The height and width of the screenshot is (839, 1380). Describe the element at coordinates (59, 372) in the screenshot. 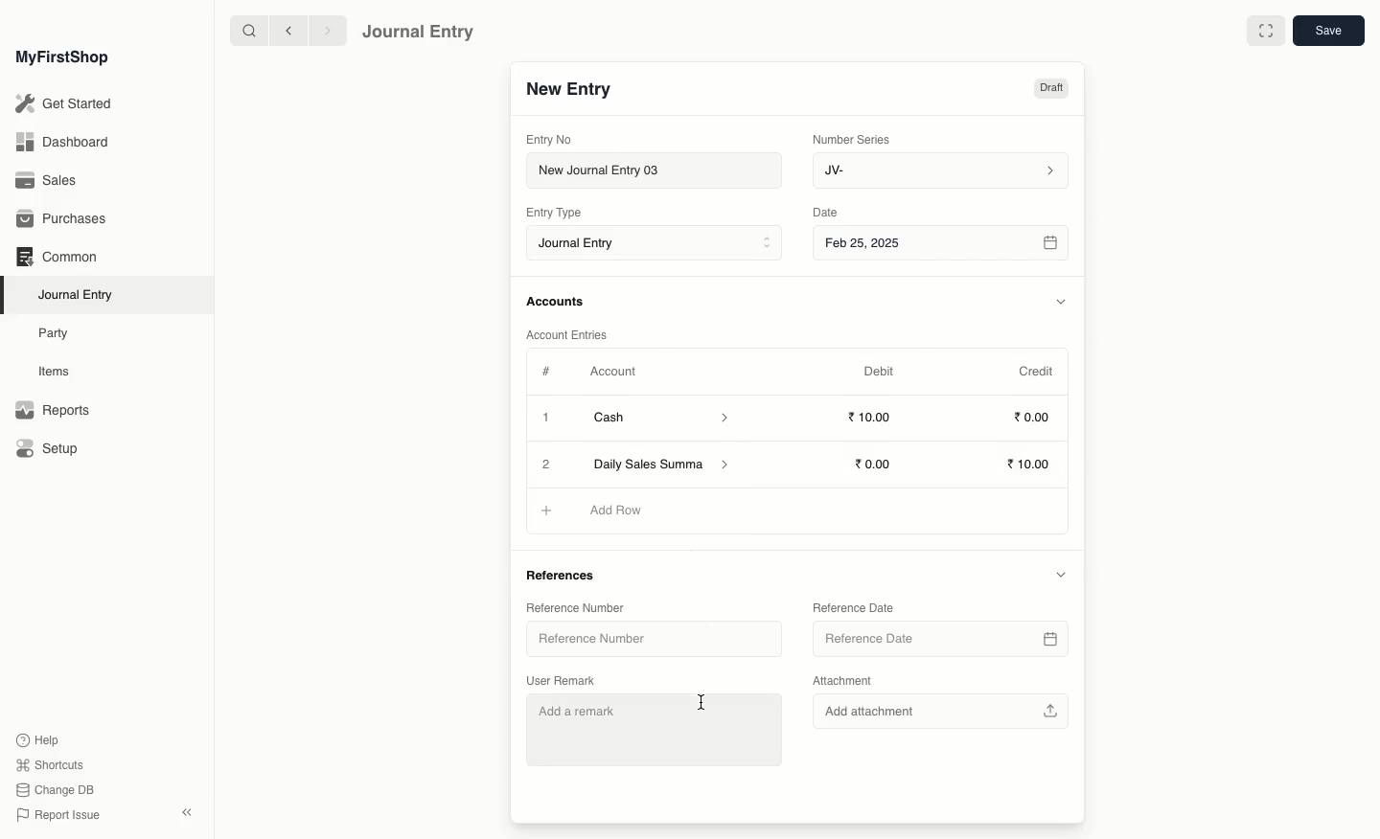

I see `Items` at that location.